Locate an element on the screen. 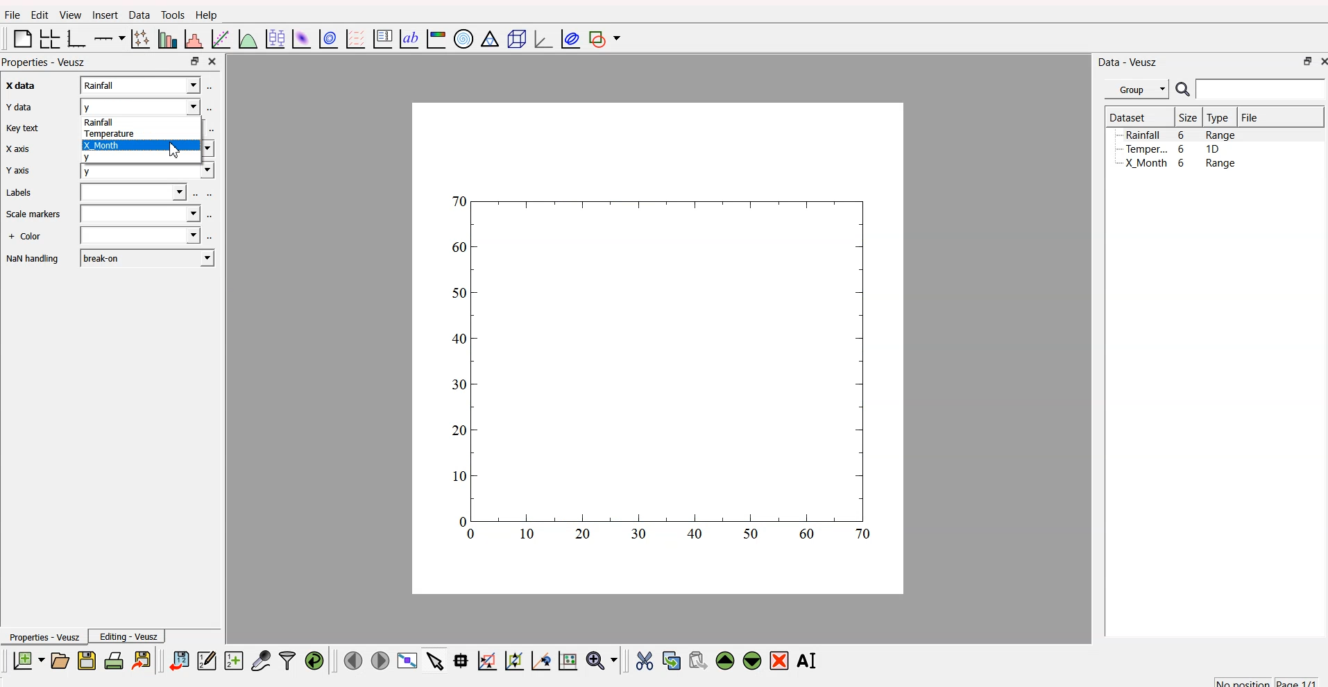 The image size is (1328, 687). Edit is located at coordinates (37, 15).